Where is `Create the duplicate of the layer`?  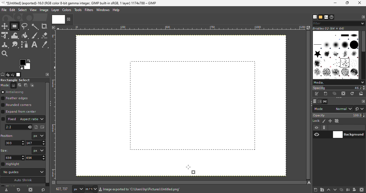
Create the duplicate of the layer is located at coordinates (341, 190).